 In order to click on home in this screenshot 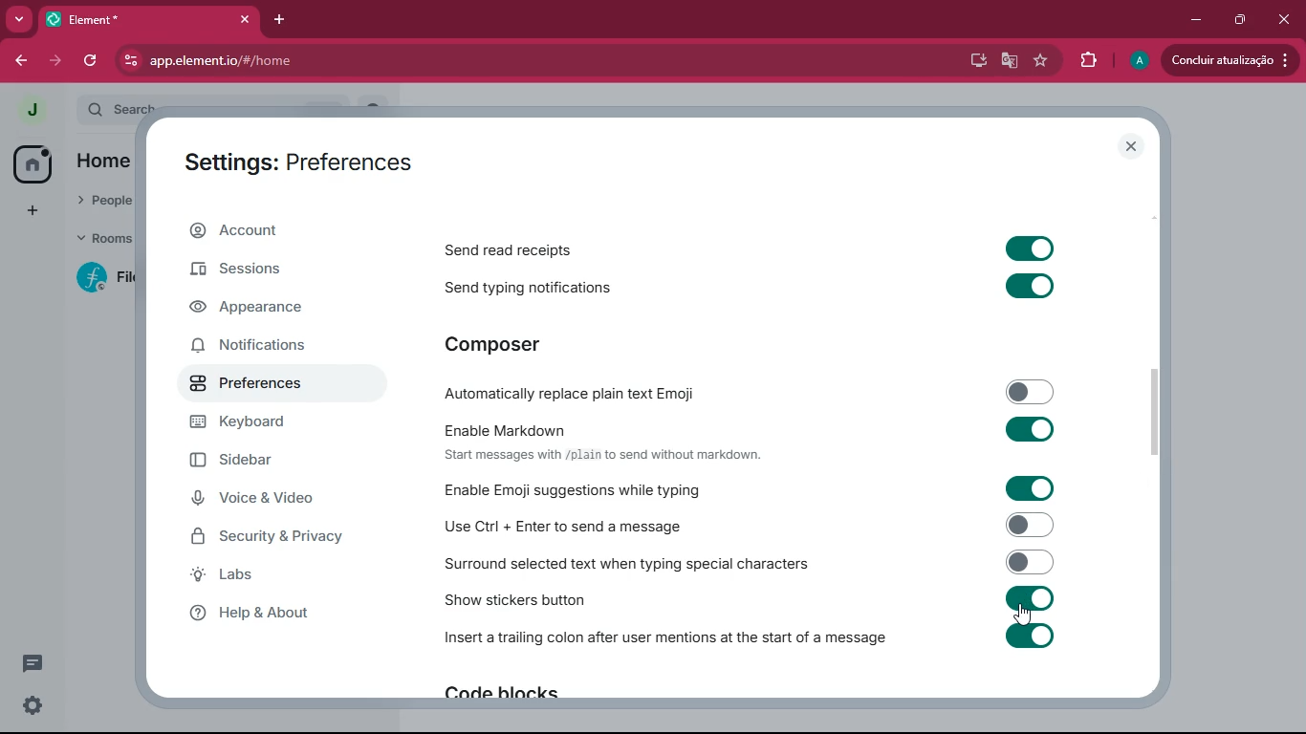, I will do `click(109, 163)`.